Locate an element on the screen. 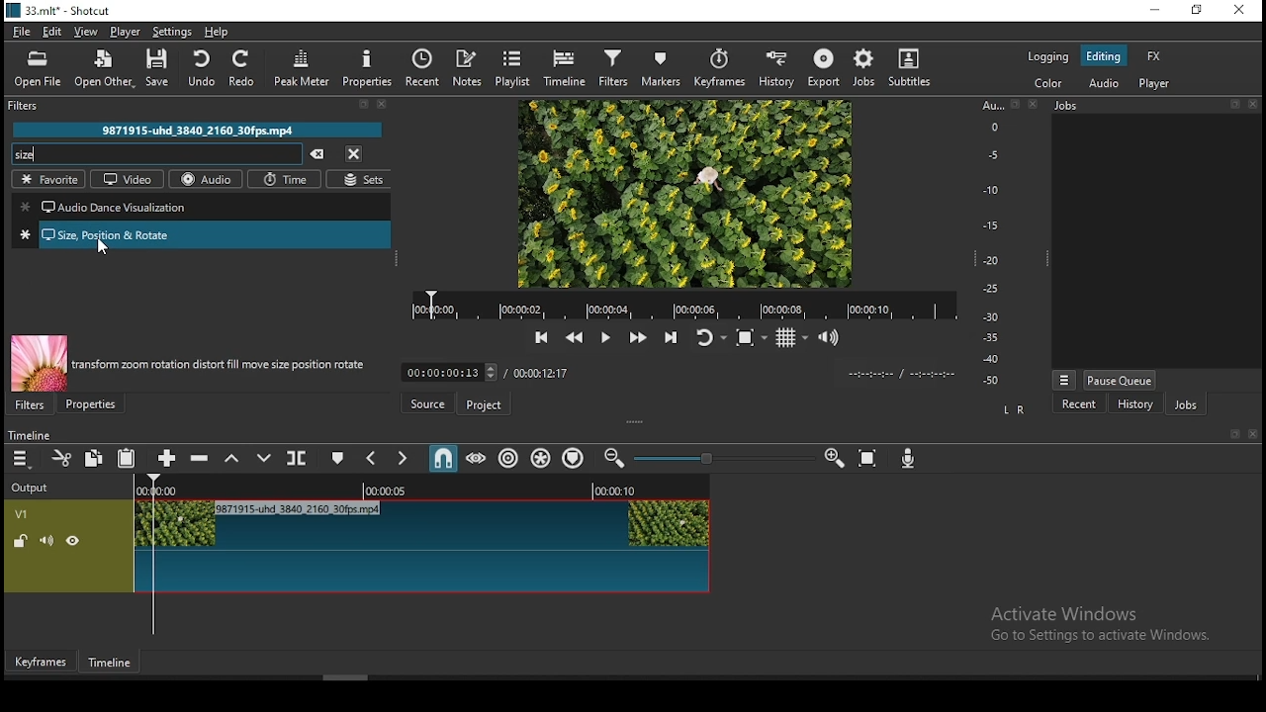 This screenshot has width=1266, height=712. sets is located at coordinates (359, 178).